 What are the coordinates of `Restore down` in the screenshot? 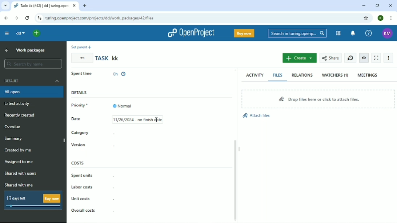 It's located at (378, 6).